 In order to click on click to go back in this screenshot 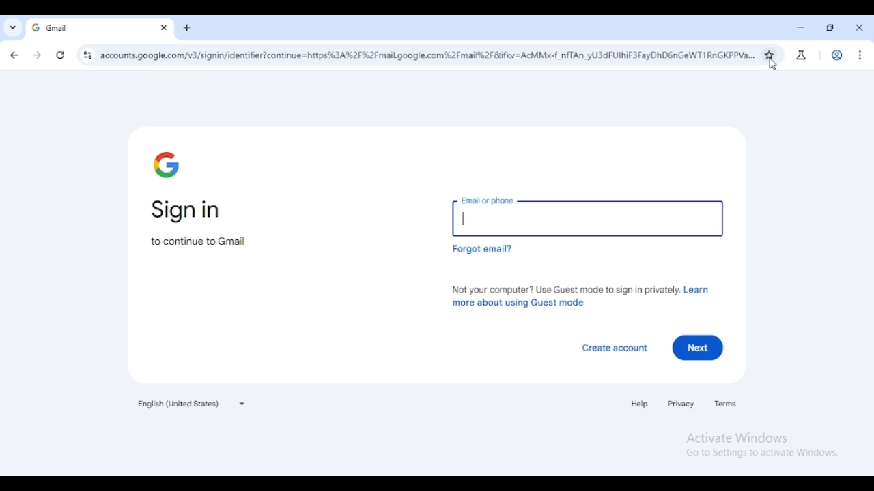, I will do `click(15, 56)`.